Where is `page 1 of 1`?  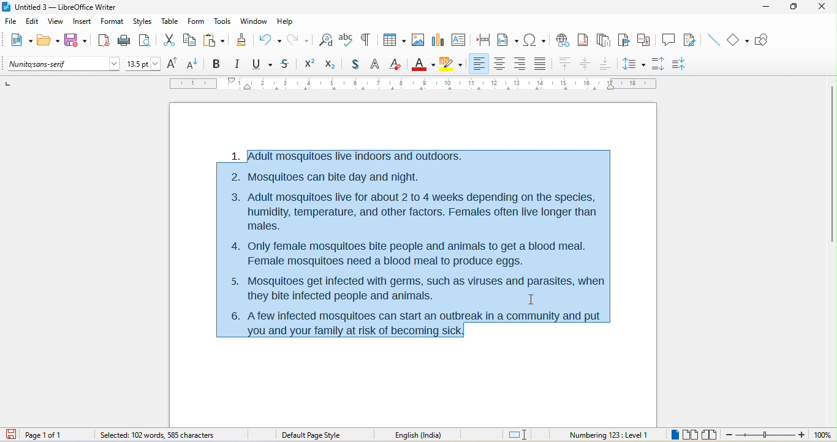
page 1 of 1 is located at coordinates (56, 435).